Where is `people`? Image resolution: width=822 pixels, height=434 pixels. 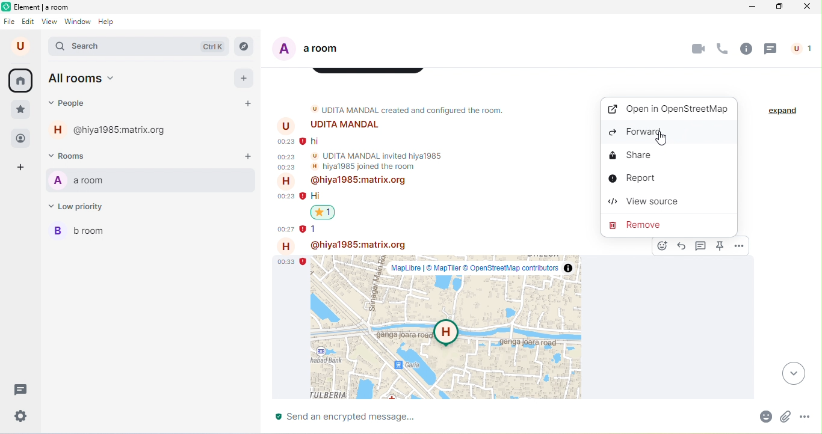 people is located at coordinates (72, 103).